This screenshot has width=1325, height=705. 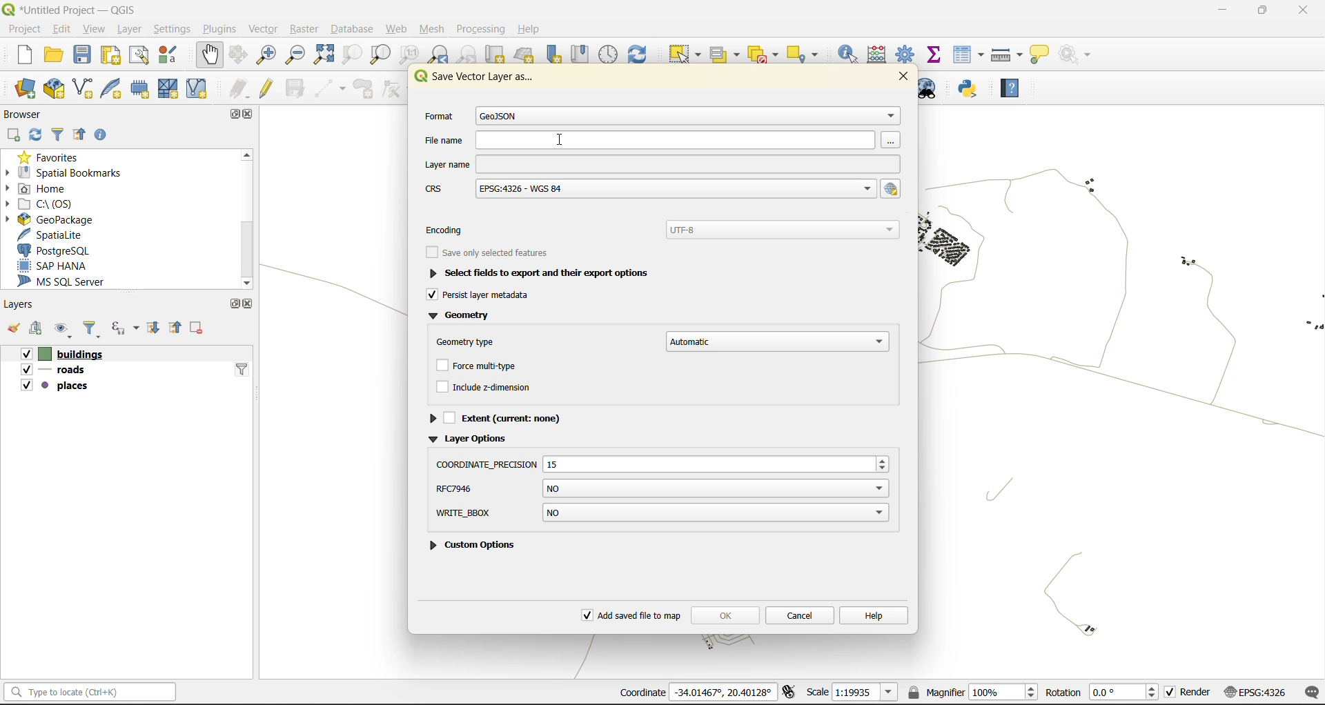 I want to click on refresh, so click(x=38, y=135).